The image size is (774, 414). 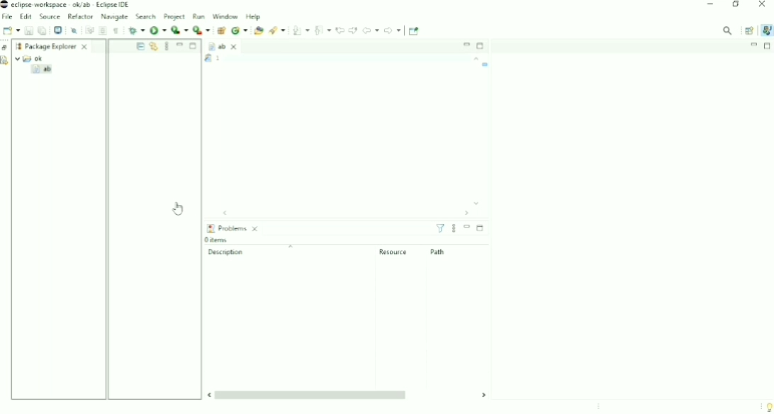 I want to click on Save All, so click(x=42, y=30).